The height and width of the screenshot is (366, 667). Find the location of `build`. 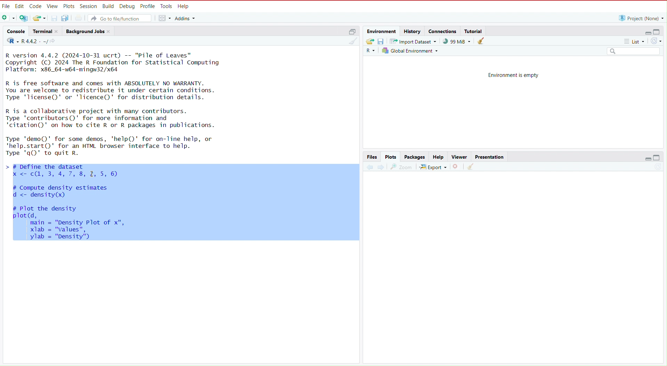

build is located at coordinates (108, 6).